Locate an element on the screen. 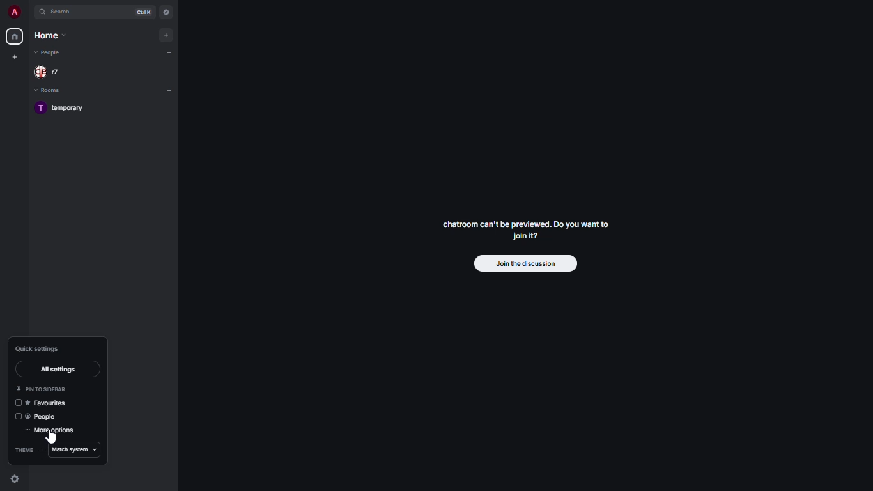 Image resolution: width=873 pixels, height=491 pixels. home is located at coordinates (14, 36).